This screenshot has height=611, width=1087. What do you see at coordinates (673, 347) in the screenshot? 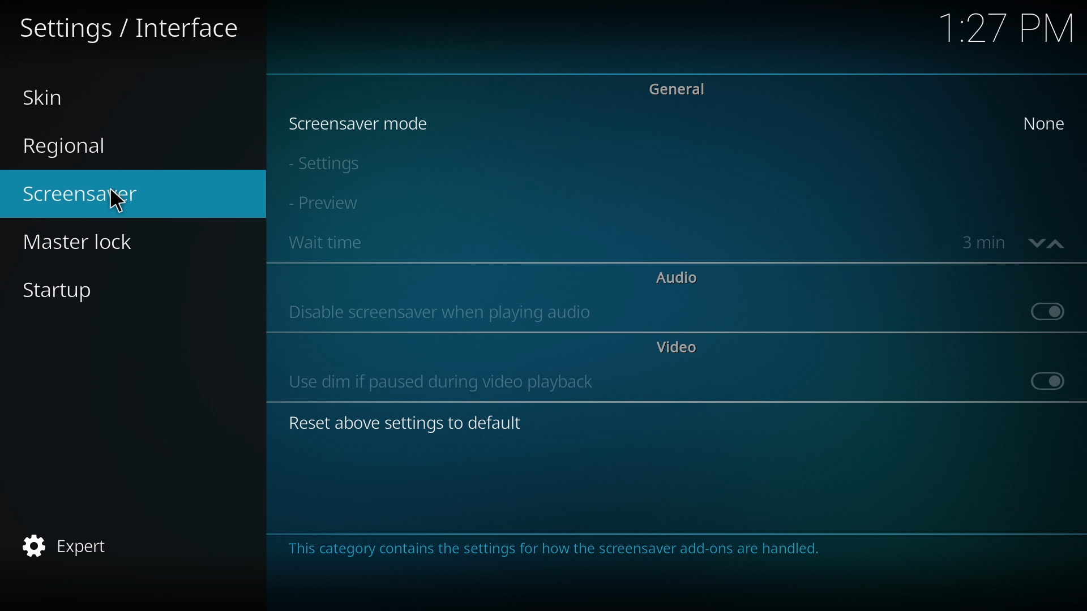
I see `video` at bounding box center [673, 347].